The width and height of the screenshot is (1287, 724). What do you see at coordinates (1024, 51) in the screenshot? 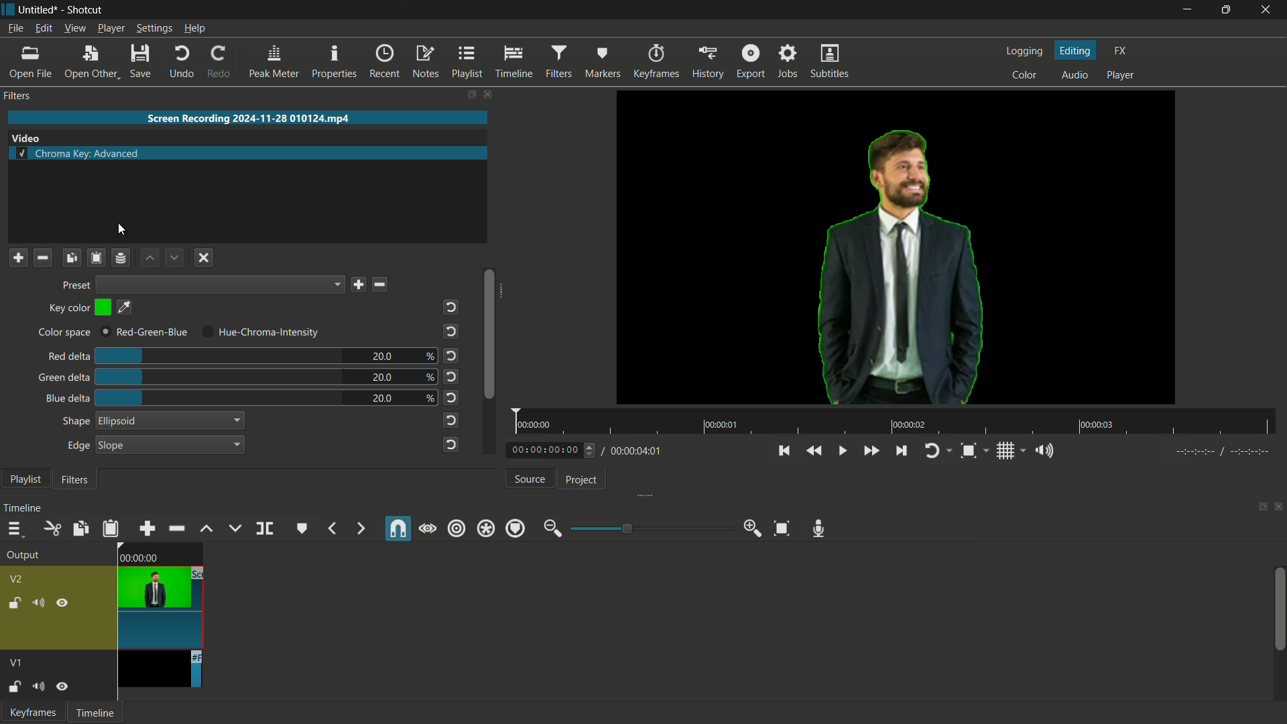
I see `logging` at bounding box center [1024, 51].